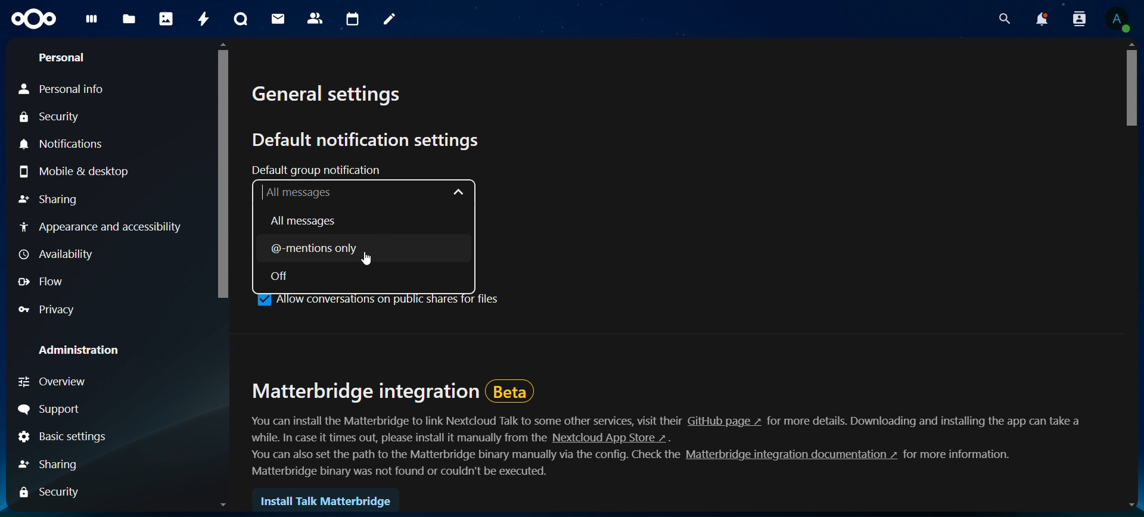 This screenshot has width=1144, height=517. What do you see at coordinates (242, 19) in the screenshot?
I see `talk` at bounding box center [242, 19].